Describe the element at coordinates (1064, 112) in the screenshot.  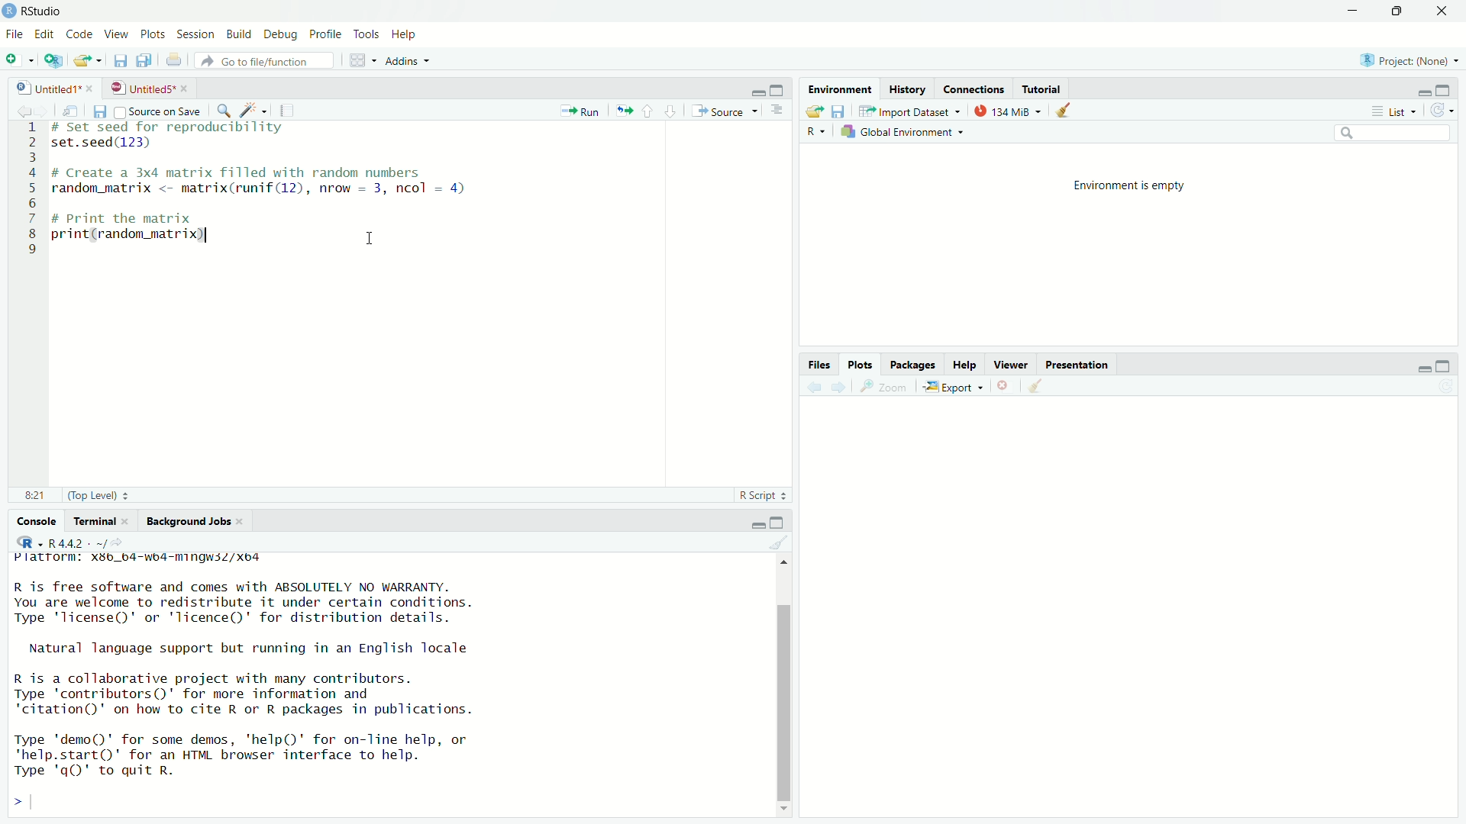
I see `clear` at that location.